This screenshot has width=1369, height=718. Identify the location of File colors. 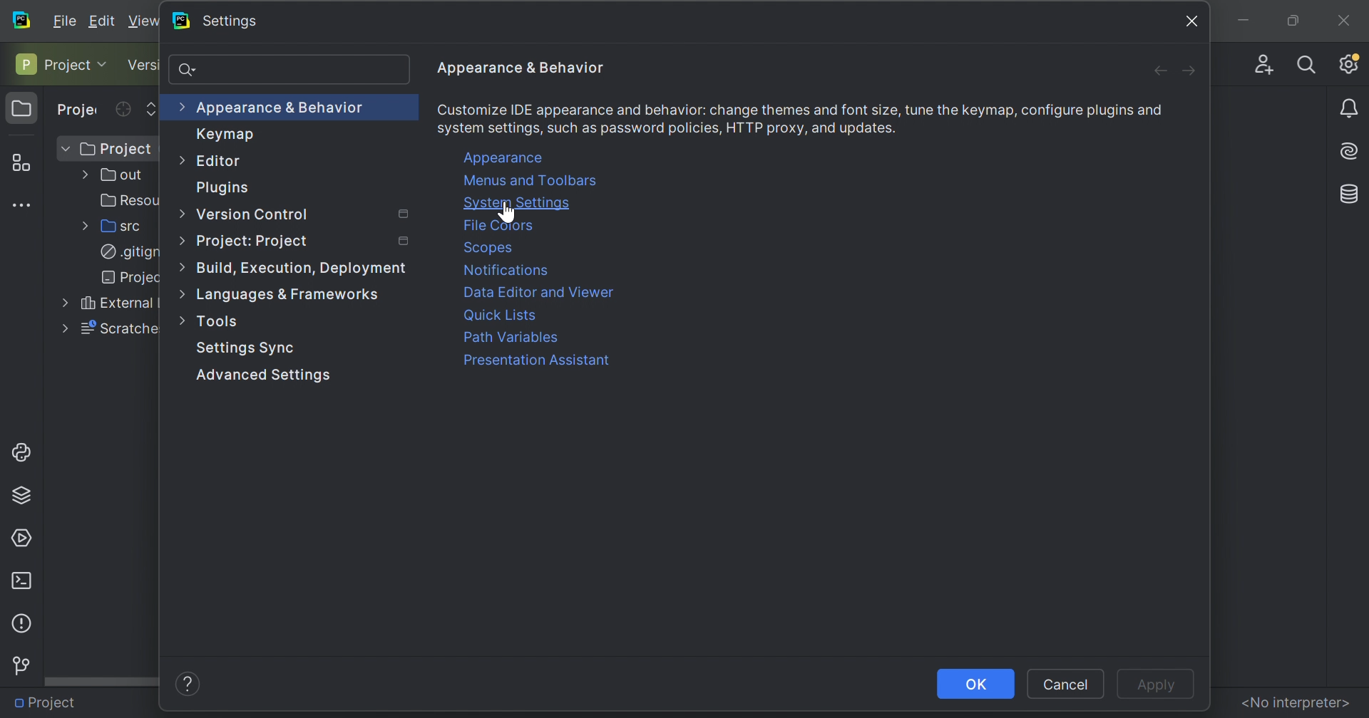
(503, 227).